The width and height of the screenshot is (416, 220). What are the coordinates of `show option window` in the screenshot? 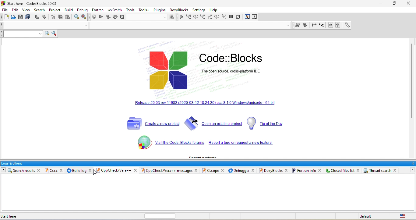 It's located at (54, 34).